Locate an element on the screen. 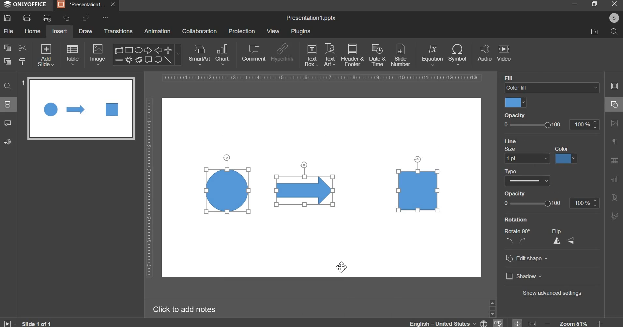  maximize is located at coordinates (594, 4).